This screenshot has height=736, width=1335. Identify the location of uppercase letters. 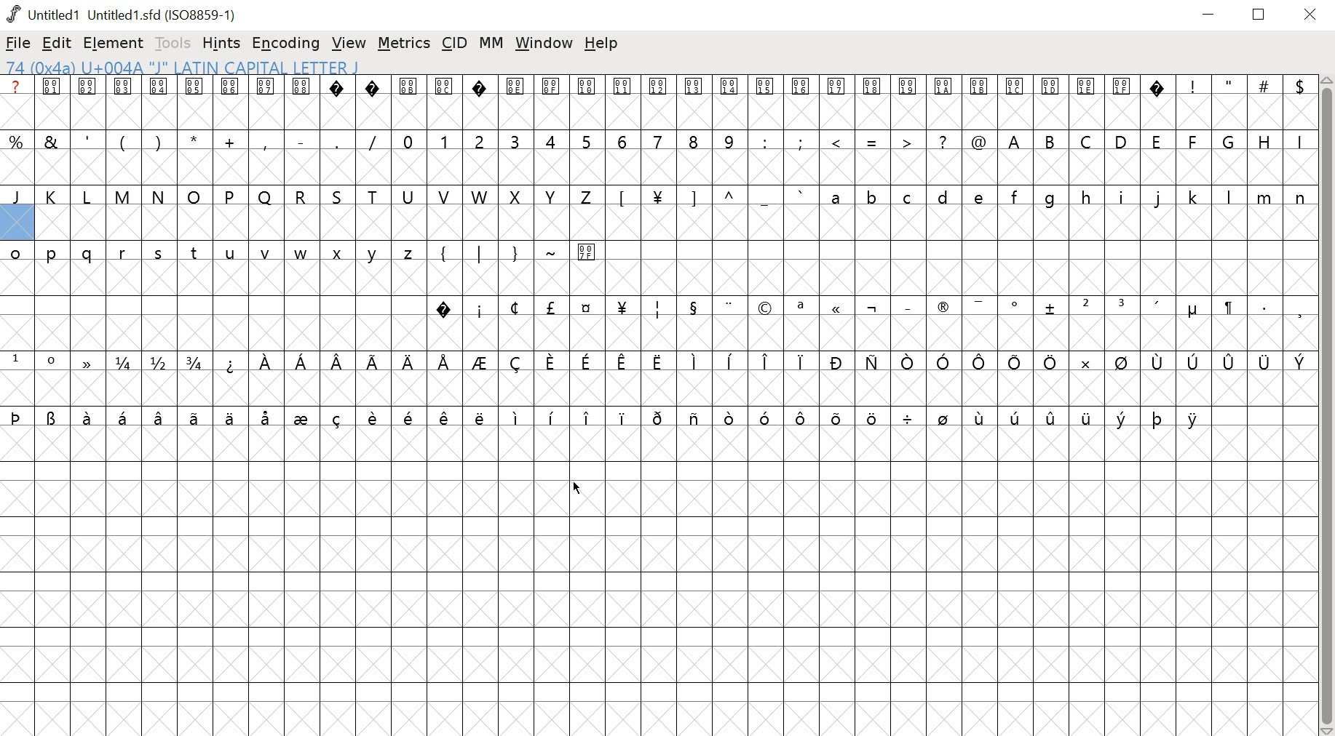
(1156, 140).